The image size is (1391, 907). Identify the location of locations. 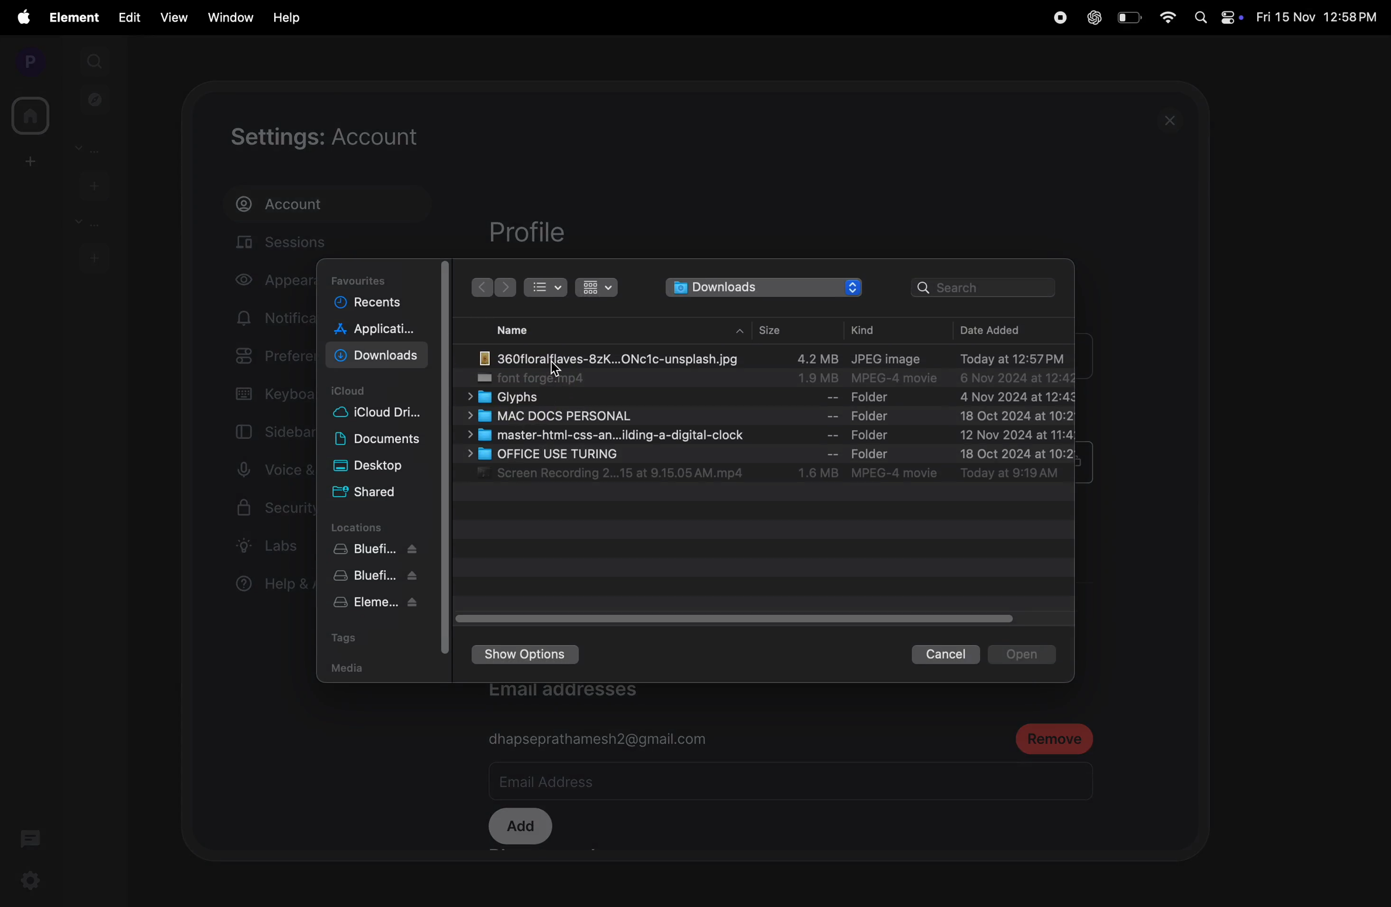
(372, 526).